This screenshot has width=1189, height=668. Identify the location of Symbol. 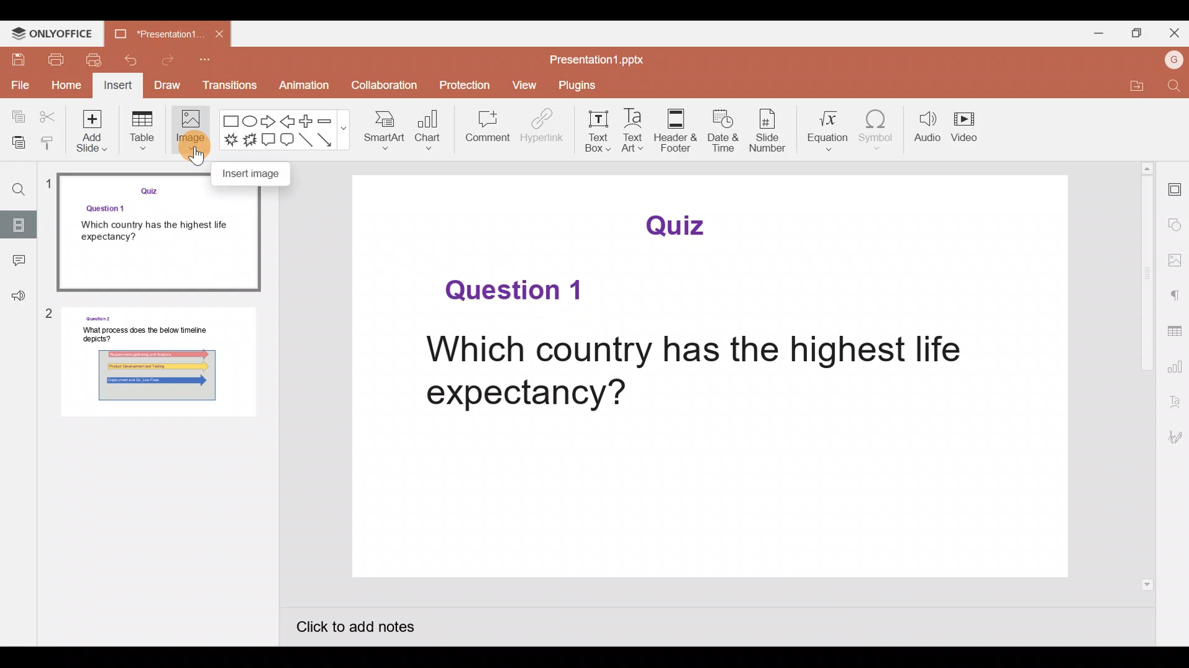
(879, 129).